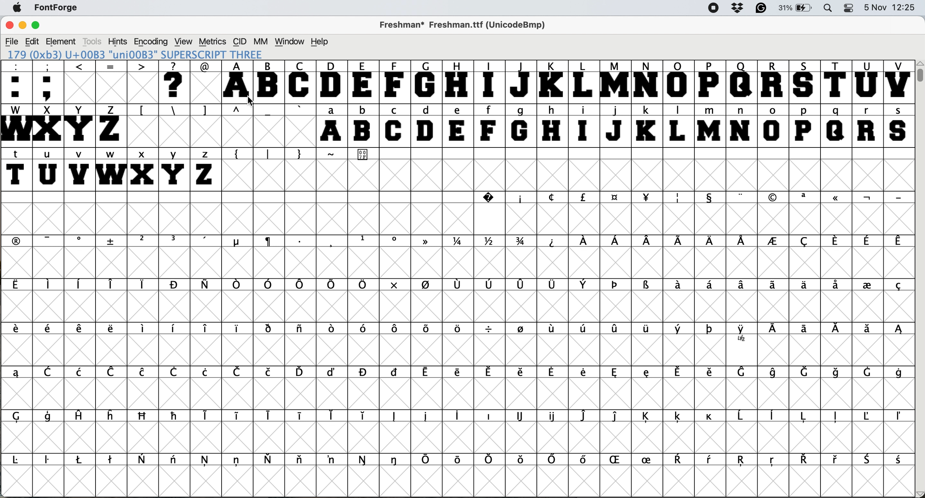  I want to click on symbol, so click(176, 329).